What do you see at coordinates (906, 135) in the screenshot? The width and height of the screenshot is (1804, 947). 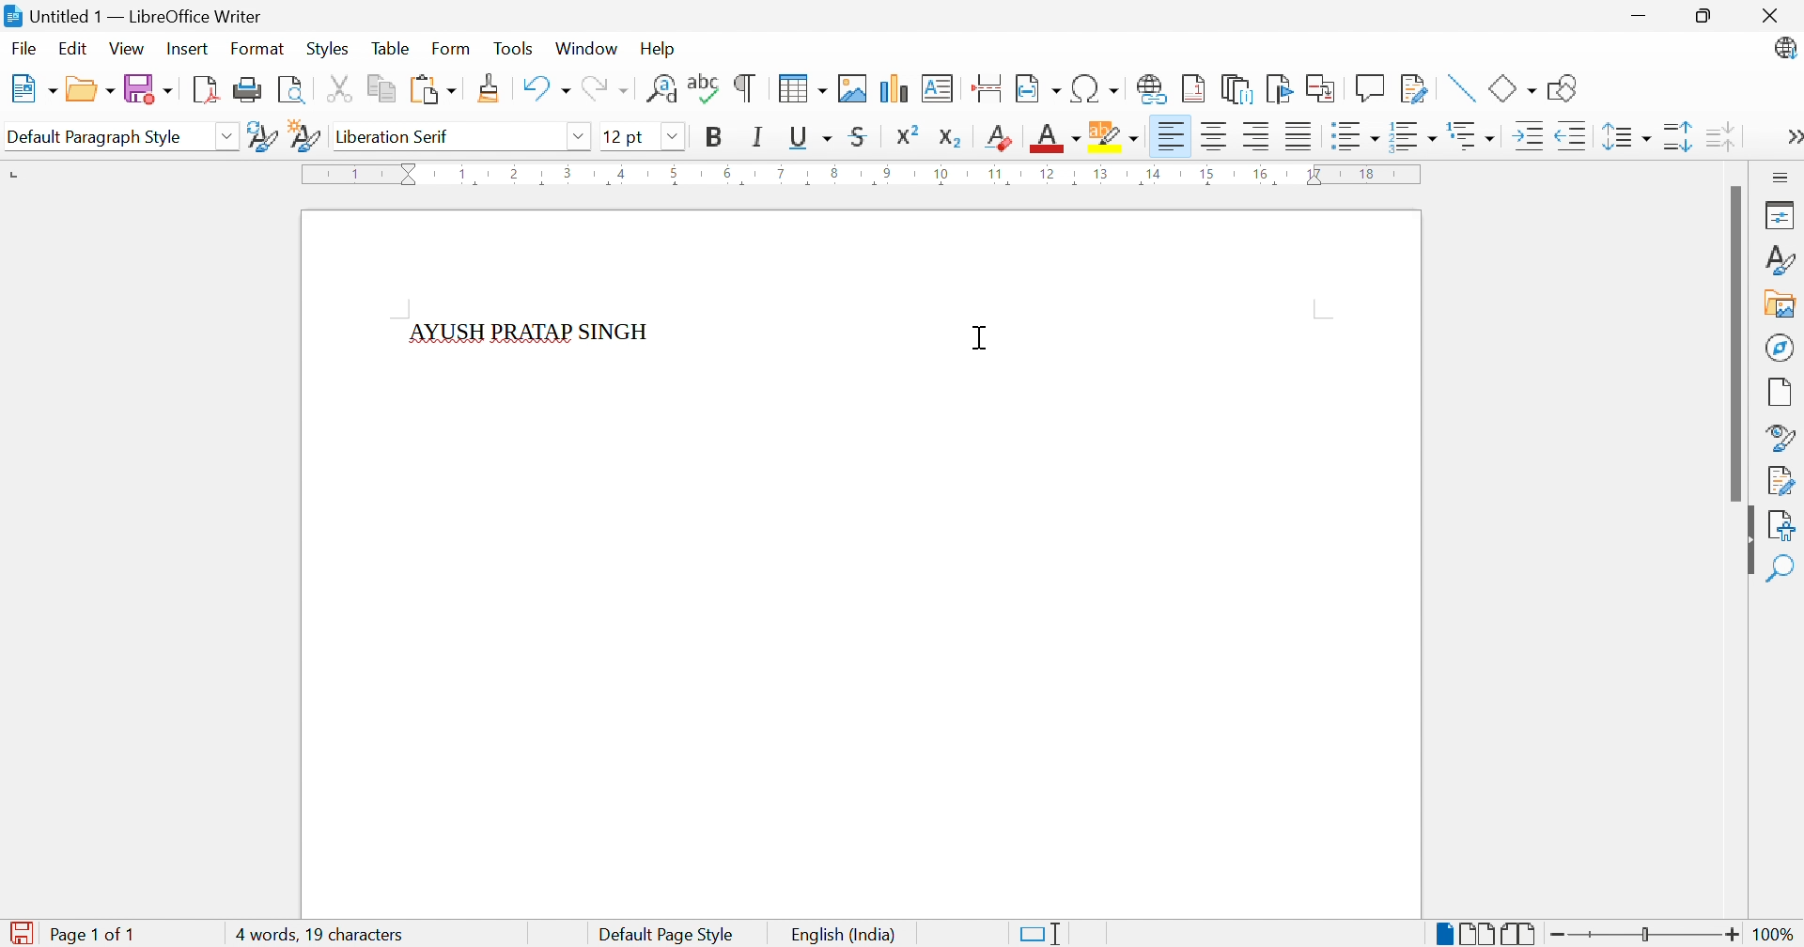 I see `Superscript` at bounding box center [906, 135].